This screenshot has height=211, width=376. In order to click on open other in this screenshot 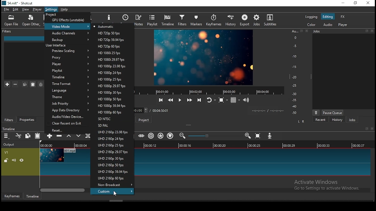, I will do `click(31, 22)`.